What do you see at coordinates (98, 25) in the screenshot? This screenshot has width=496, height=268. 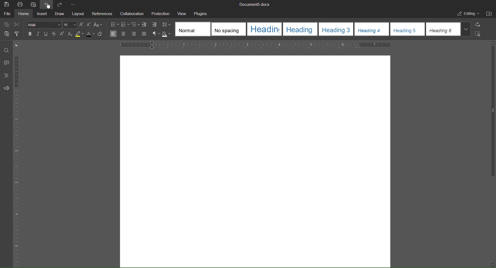 I see `Text Case Settings` at bounding box center [98, 25].